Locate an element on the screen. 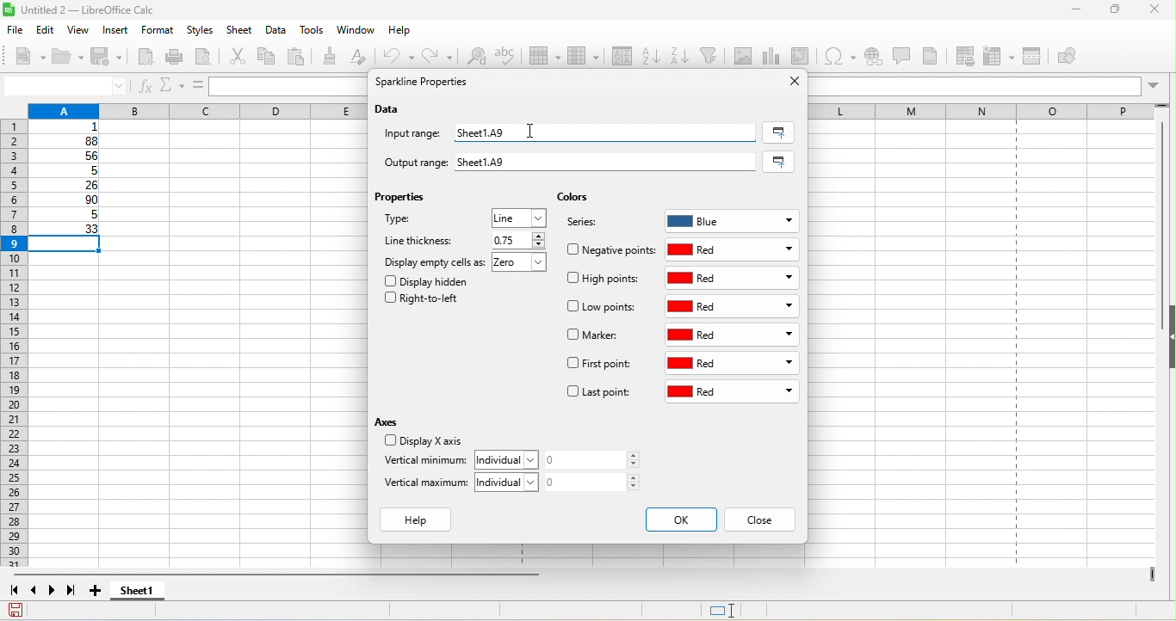 The image size is (1176, 621). series is located at coordinates (591, 224).